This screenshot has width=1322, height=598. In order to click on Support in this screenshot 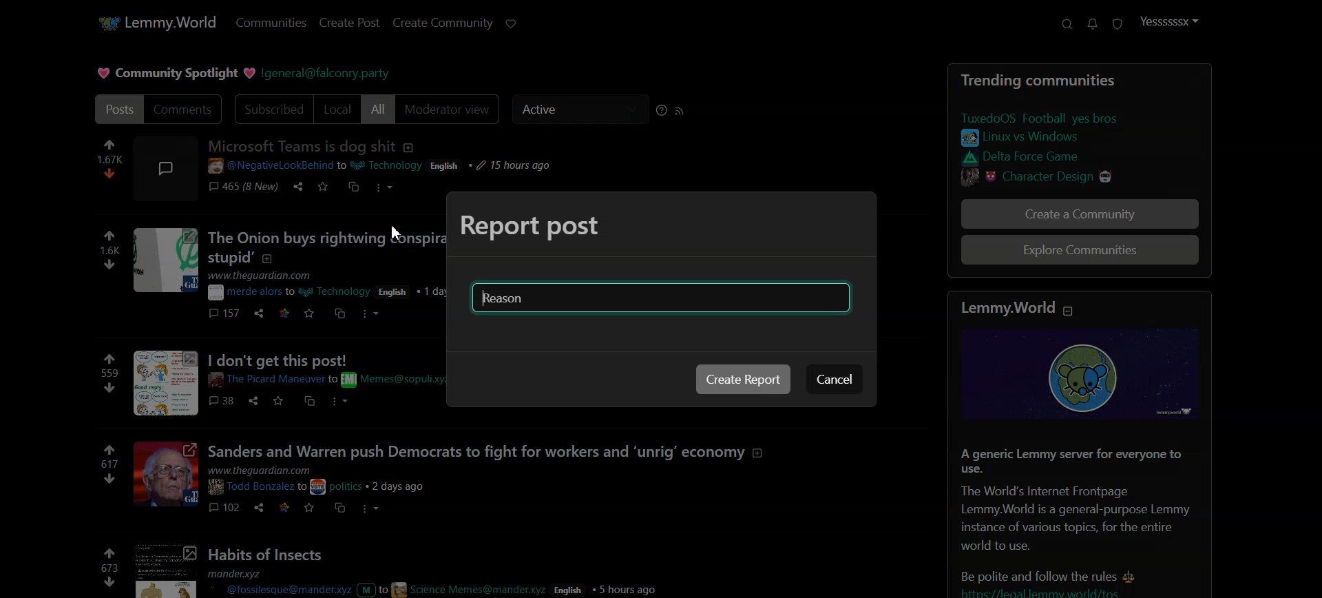, I will do `click(1066, 25)`.